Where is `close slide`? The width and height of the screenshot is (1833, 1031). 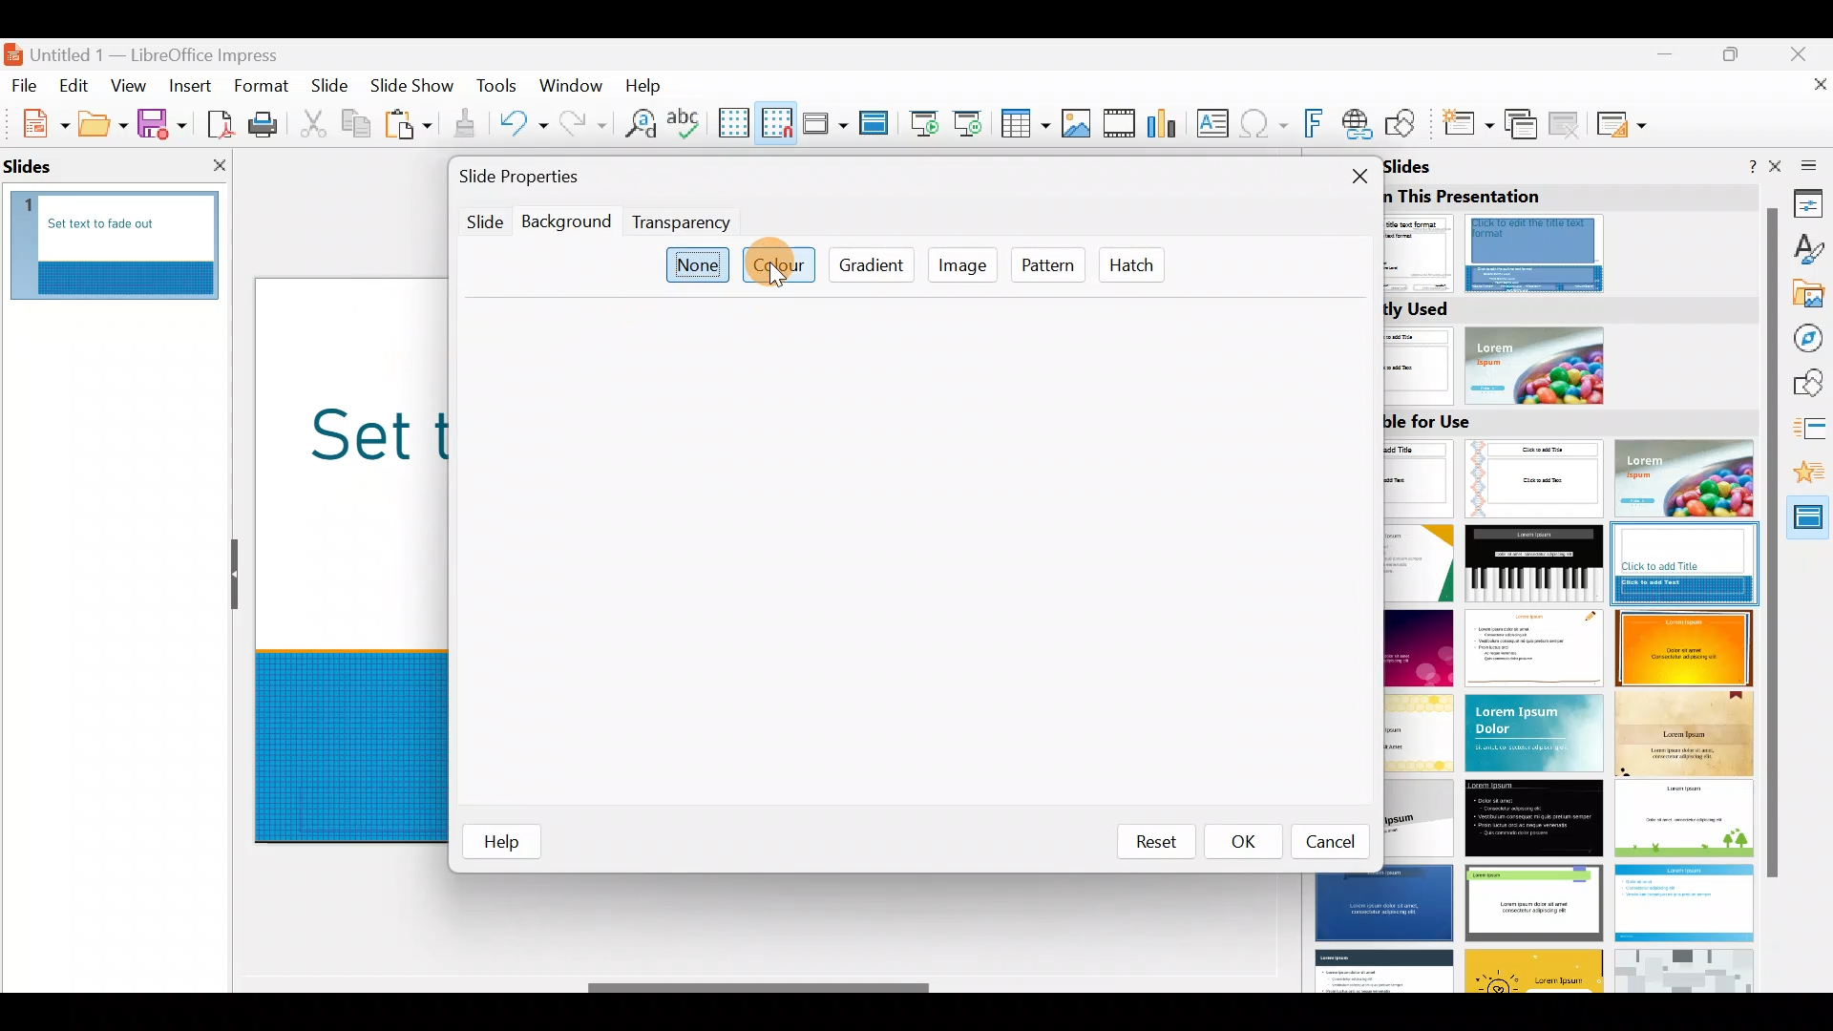 close slide is located at coordinates (220, 164).